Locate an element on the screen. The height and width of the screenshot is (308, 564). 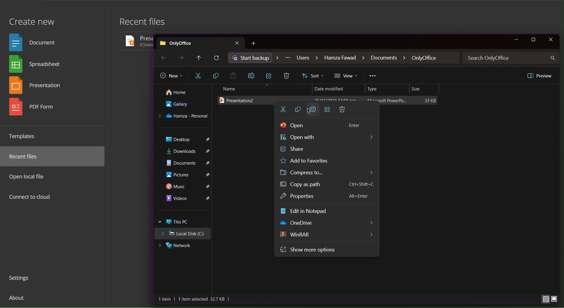
OneDrive is located at coordinates (299, 223).